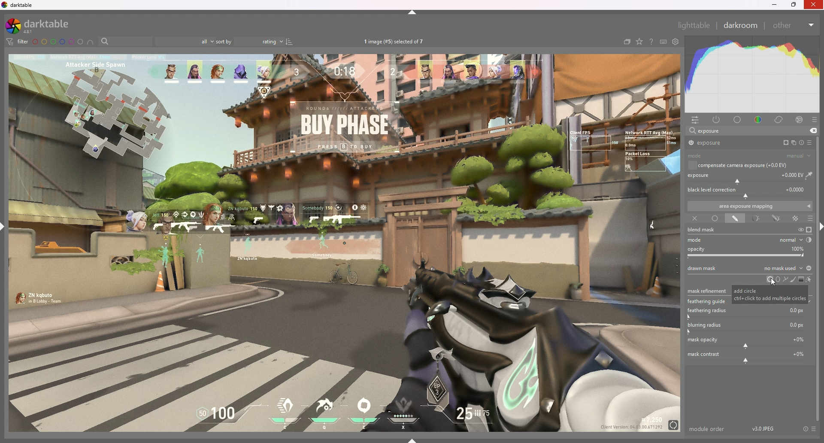  Describe the element at coordinates (814, 120) in the screenshot. I see `presets` at that location.